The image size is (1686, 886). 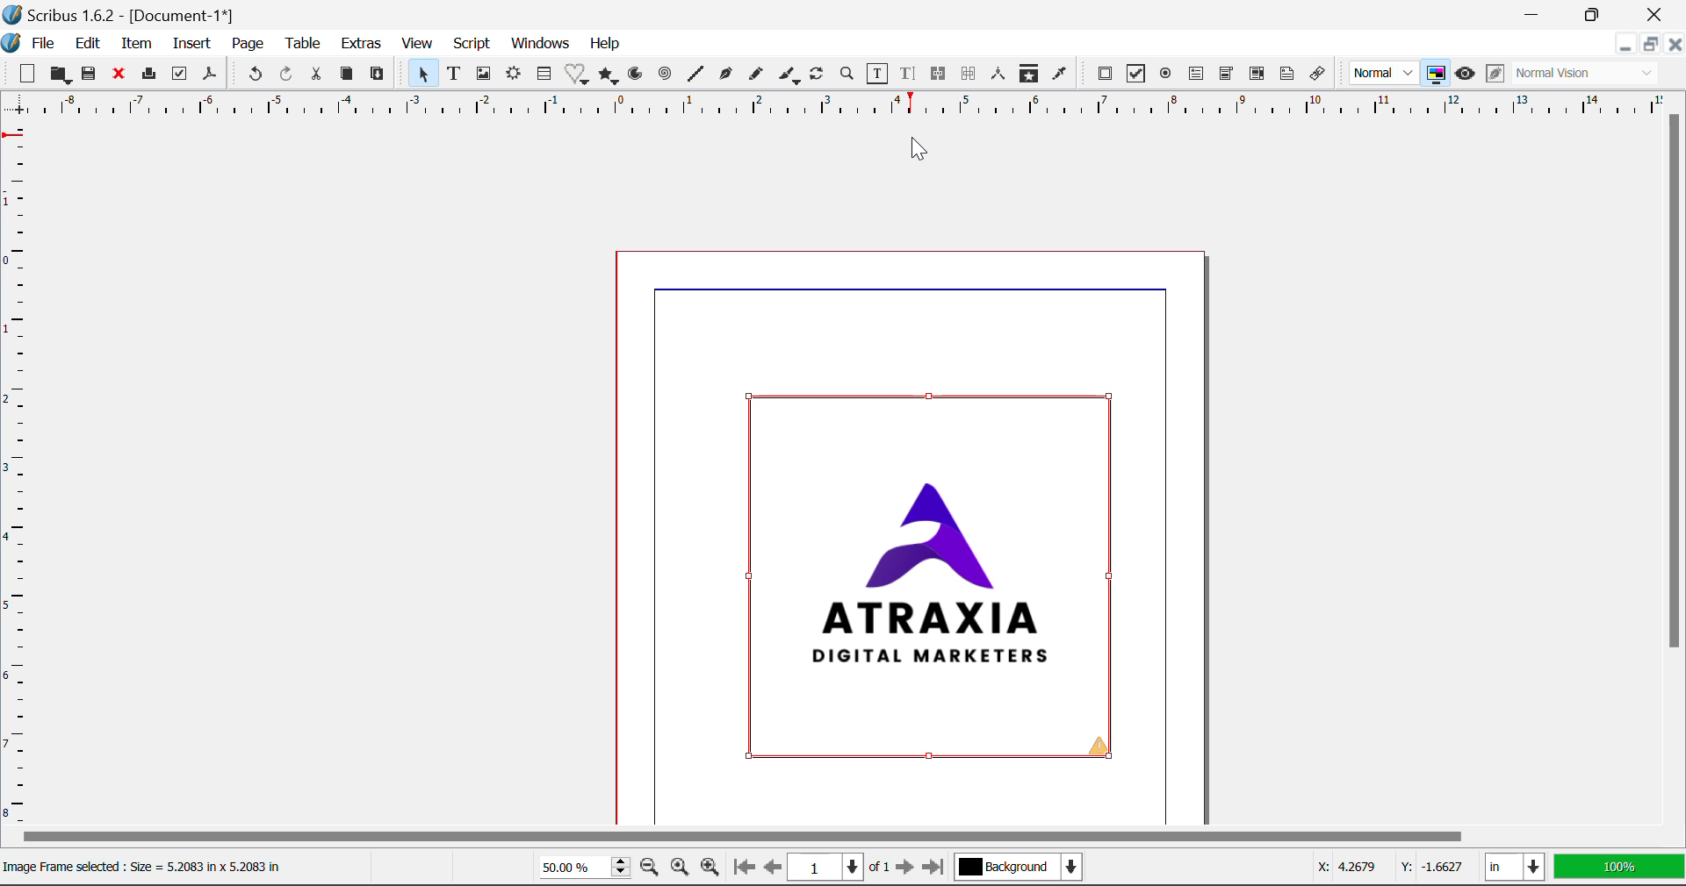 I want to click on Search, so click(x=847, y=75).